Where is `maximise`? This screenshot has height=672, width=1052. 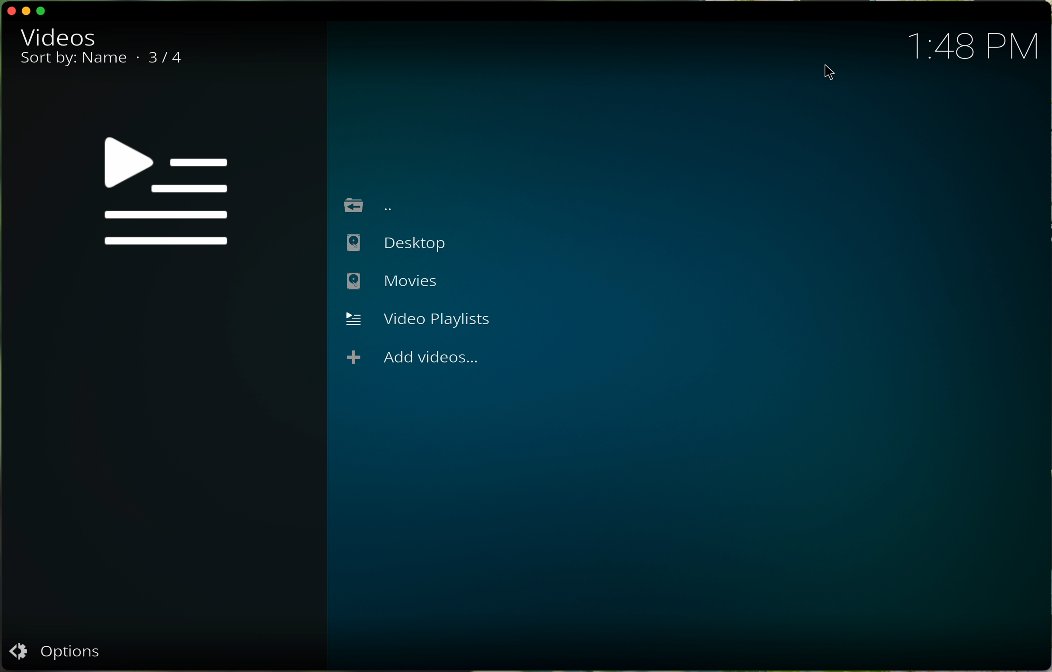 maximise is located at coordinates (44, 12).